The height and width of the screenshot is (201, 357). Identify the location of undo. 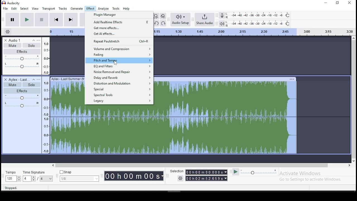
(157, 23).